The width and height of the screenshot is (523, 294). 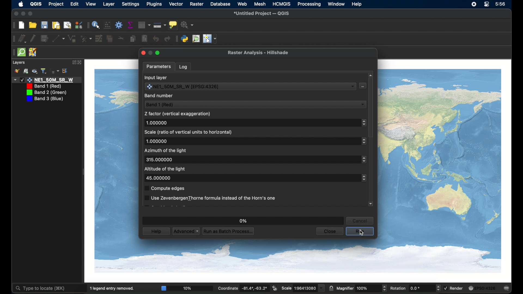 What do you see at coordinates (59, 39) in the screenshot?
I see `digitize with segment` at bounding box center [59, 39].